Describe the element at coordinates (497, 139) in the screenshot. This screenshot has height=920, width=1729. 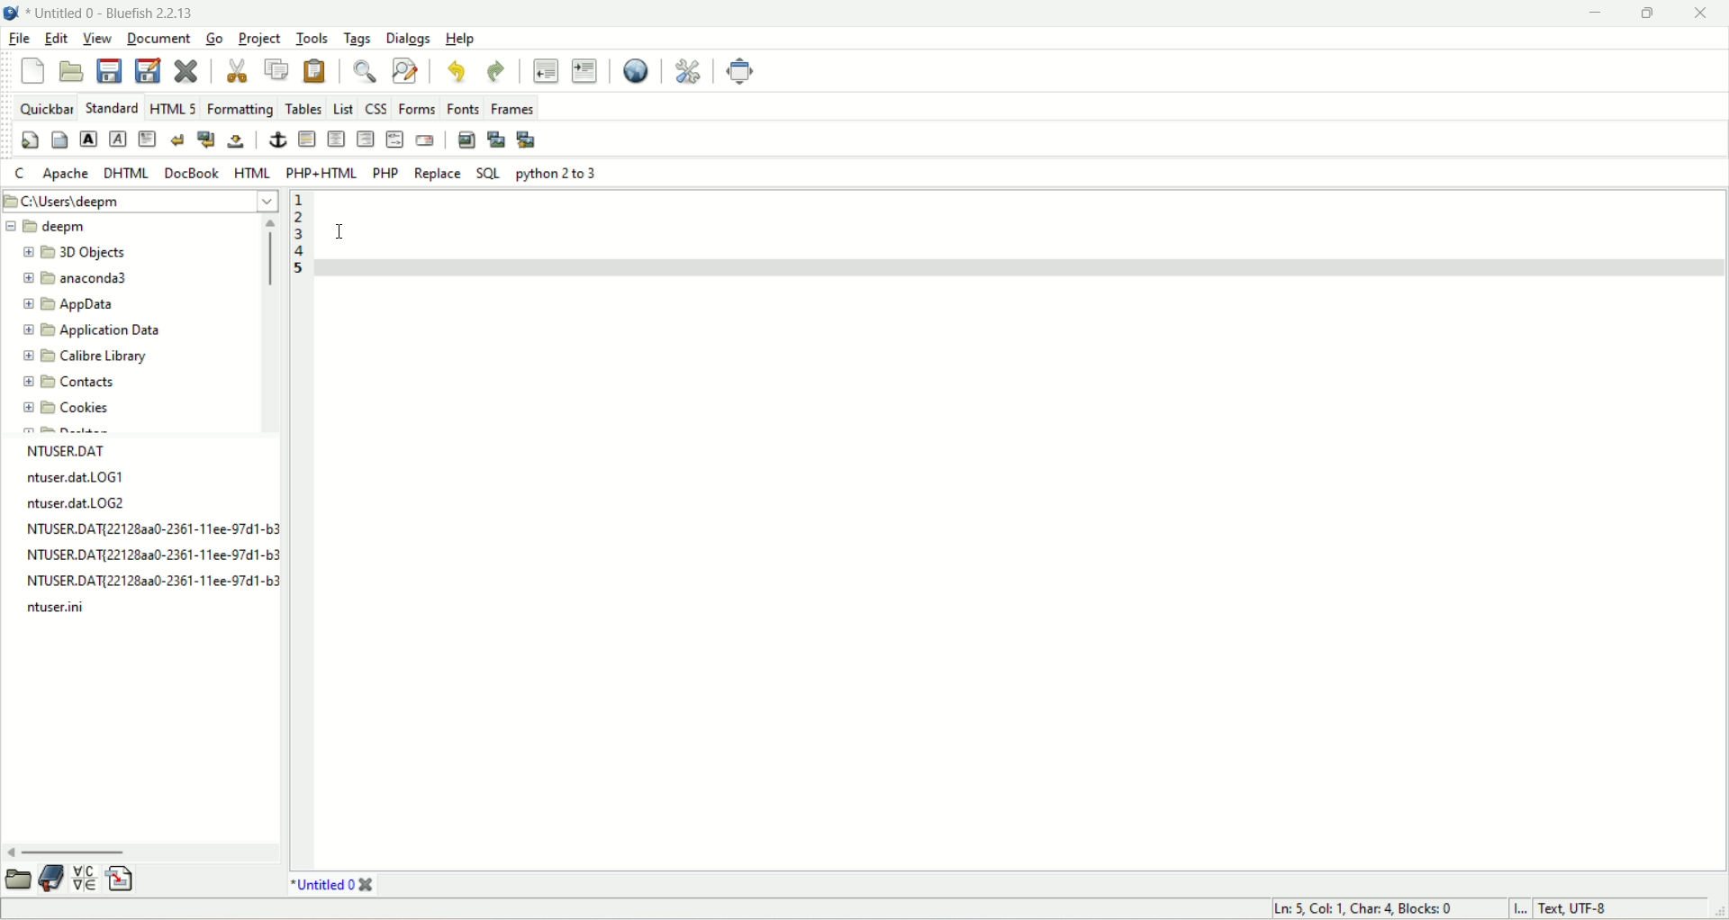
I see `insert thumbnail` at that location.